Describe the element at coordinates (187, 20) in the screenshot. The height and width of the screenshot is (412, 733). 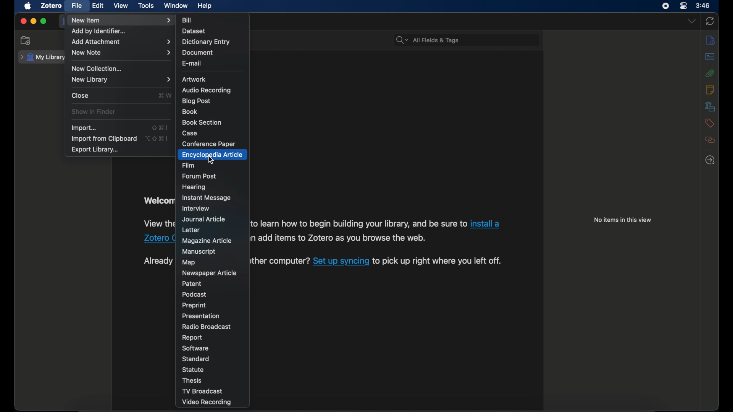
I see `bill` at that location.